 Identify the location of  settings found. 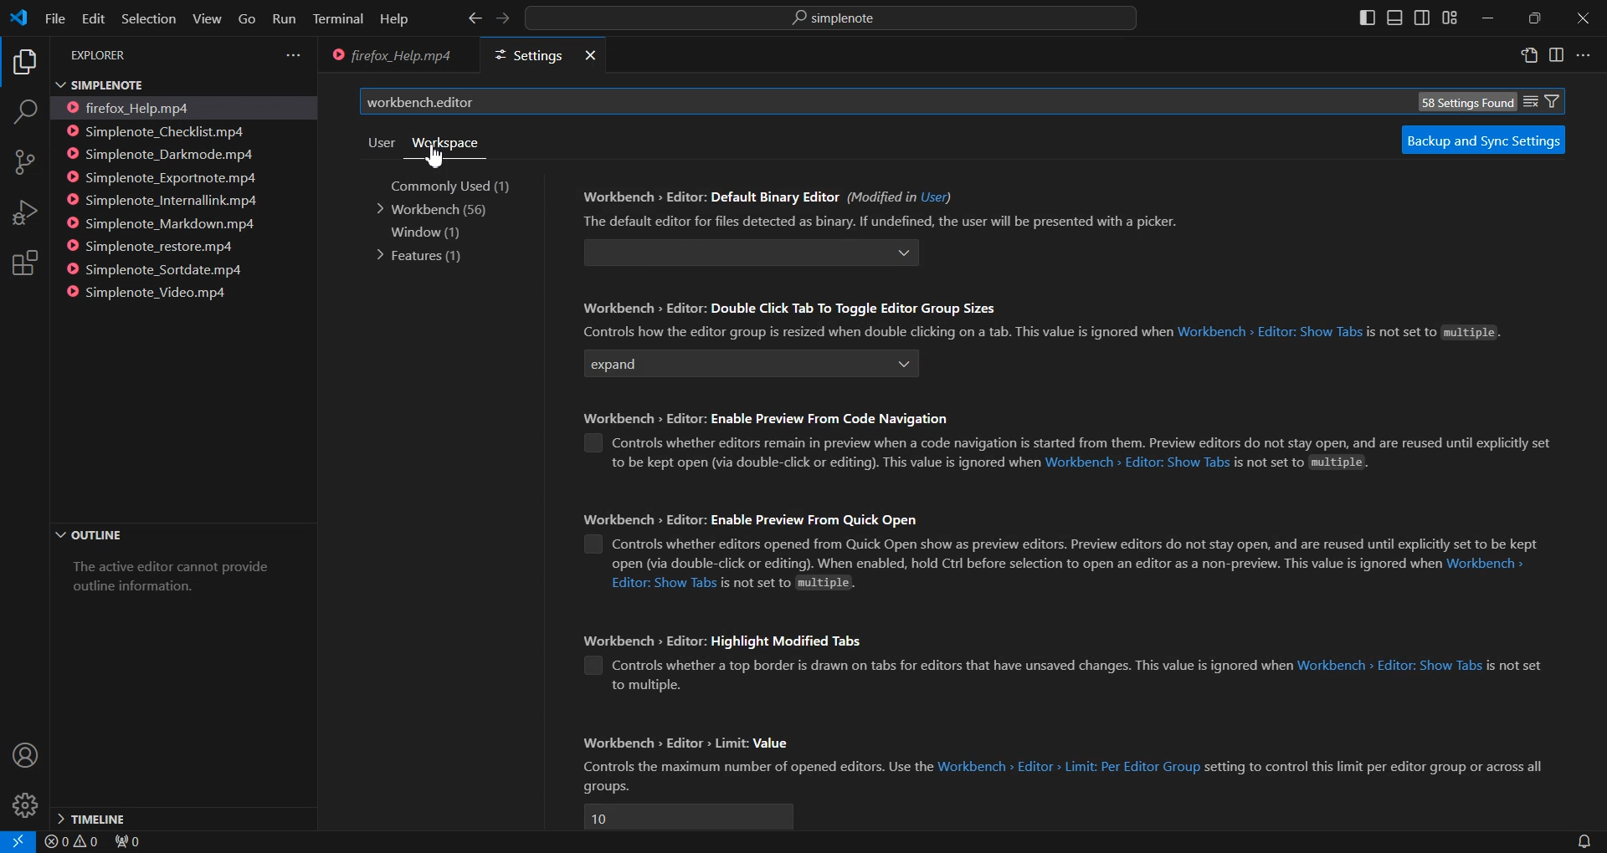
(1465, 102).